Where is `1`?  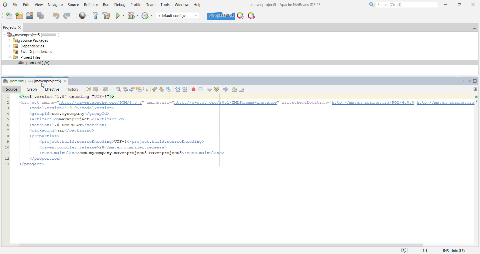
1 is located at coordinates (7, 97).